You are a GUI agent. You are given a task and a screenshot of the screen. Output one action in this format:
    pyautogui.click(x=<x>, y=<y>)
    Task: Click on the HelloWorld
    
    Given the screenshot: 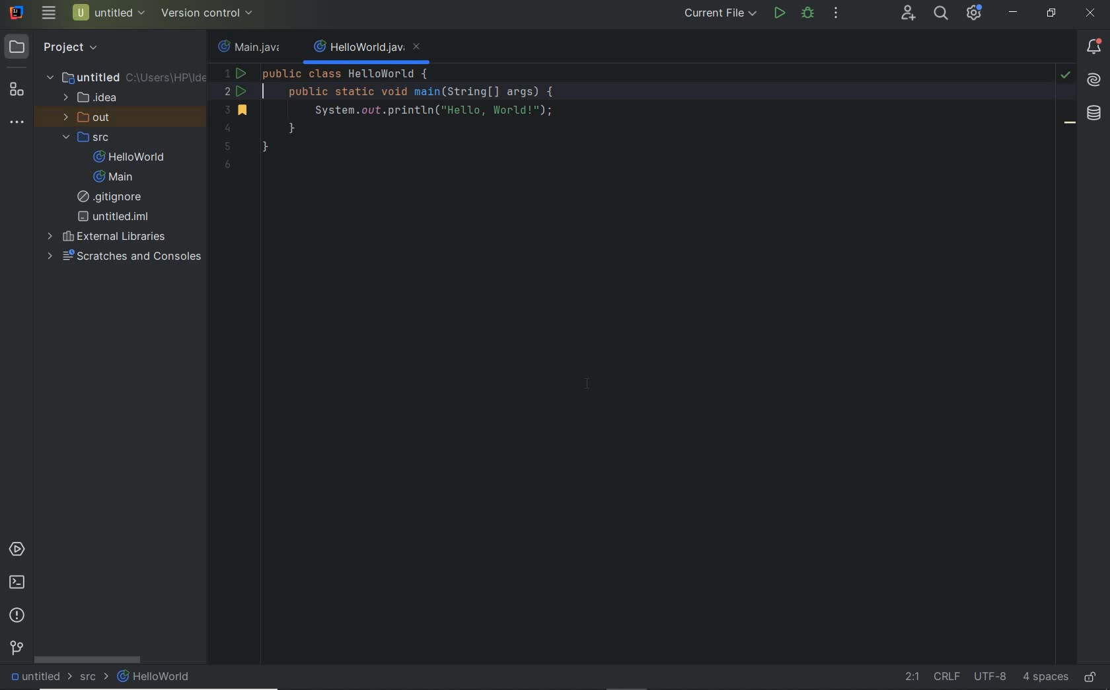 What is the action you would take?
    pyautogui.click(x=155, y=677)
    